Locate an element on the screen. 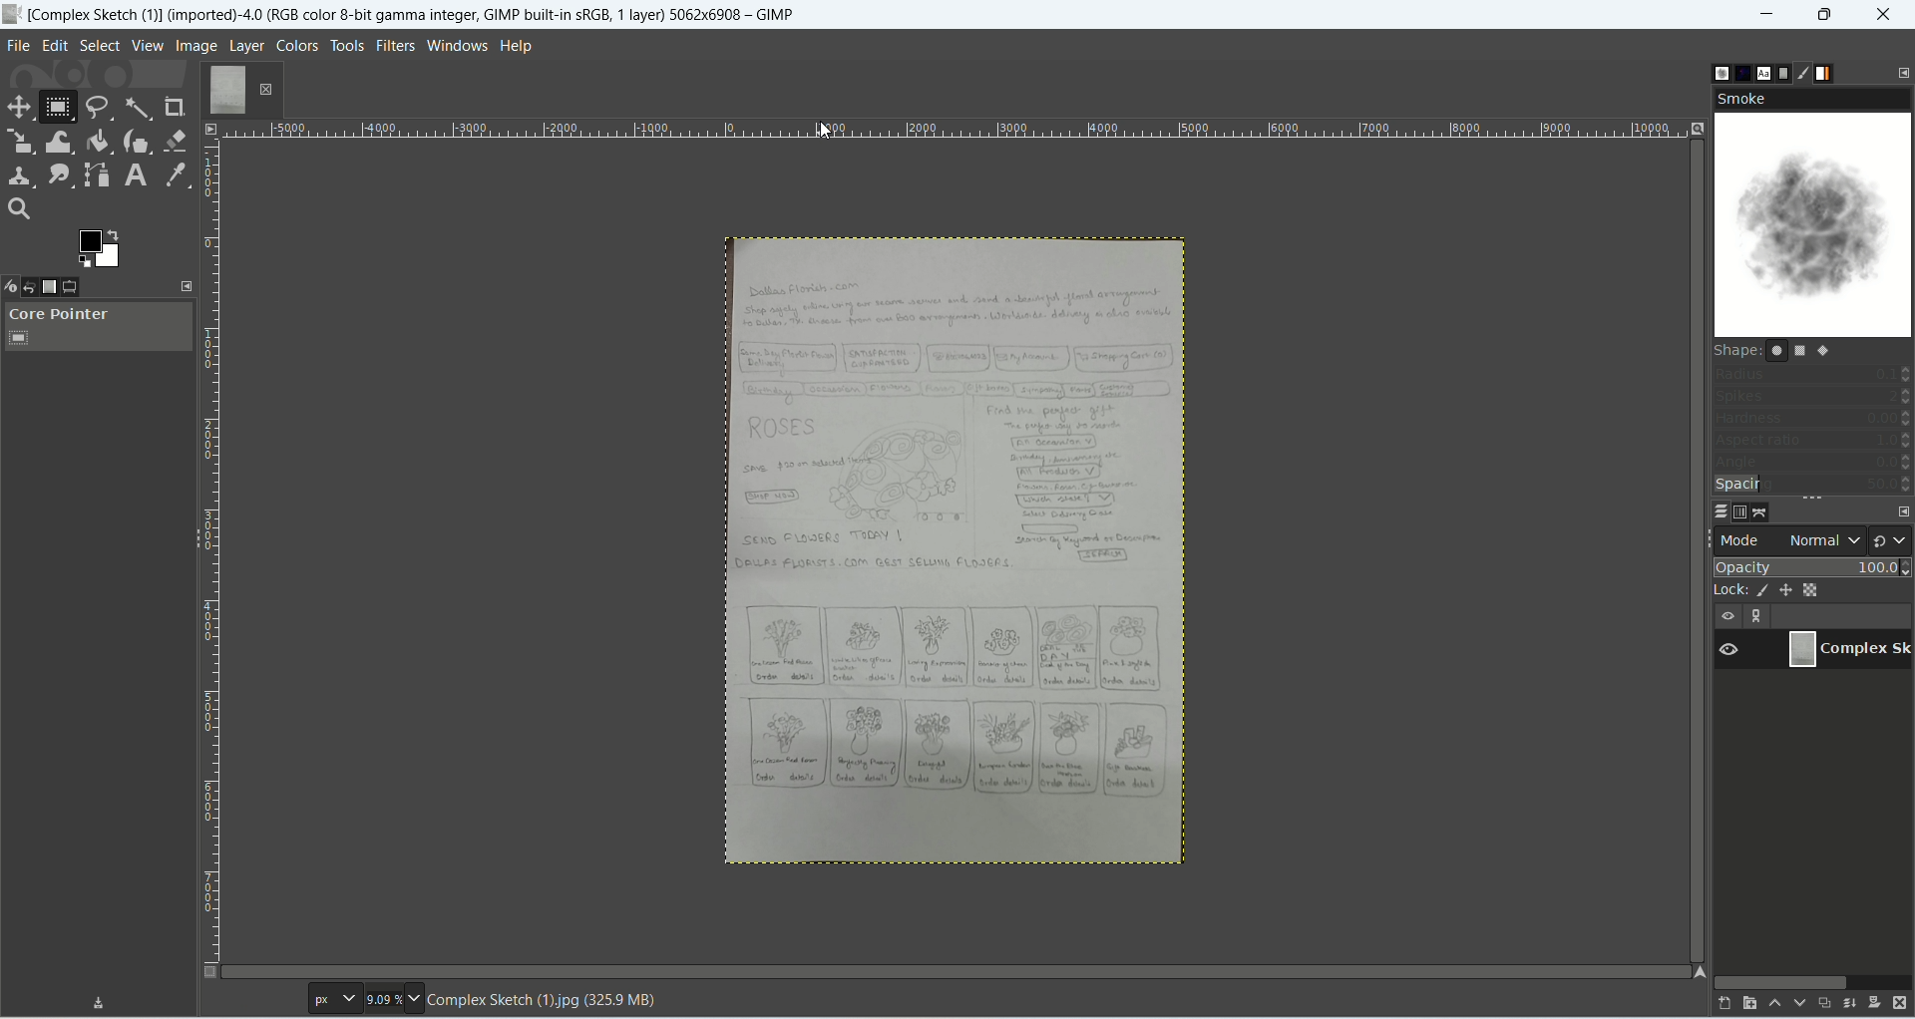 Image resolution: width=1915 pixels, height=1019 pixels. configure this tab is located at coordinates (1902, 71).